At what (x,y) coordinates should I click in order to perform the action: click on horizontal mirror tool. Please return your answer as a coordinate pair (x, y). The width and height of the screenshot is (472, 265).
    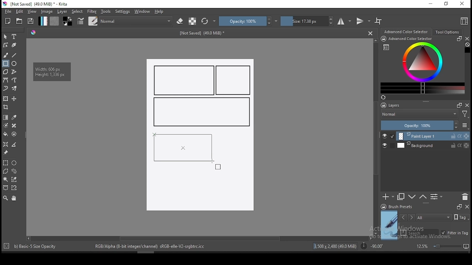
    Looking at the image, I should click on (344, 21).